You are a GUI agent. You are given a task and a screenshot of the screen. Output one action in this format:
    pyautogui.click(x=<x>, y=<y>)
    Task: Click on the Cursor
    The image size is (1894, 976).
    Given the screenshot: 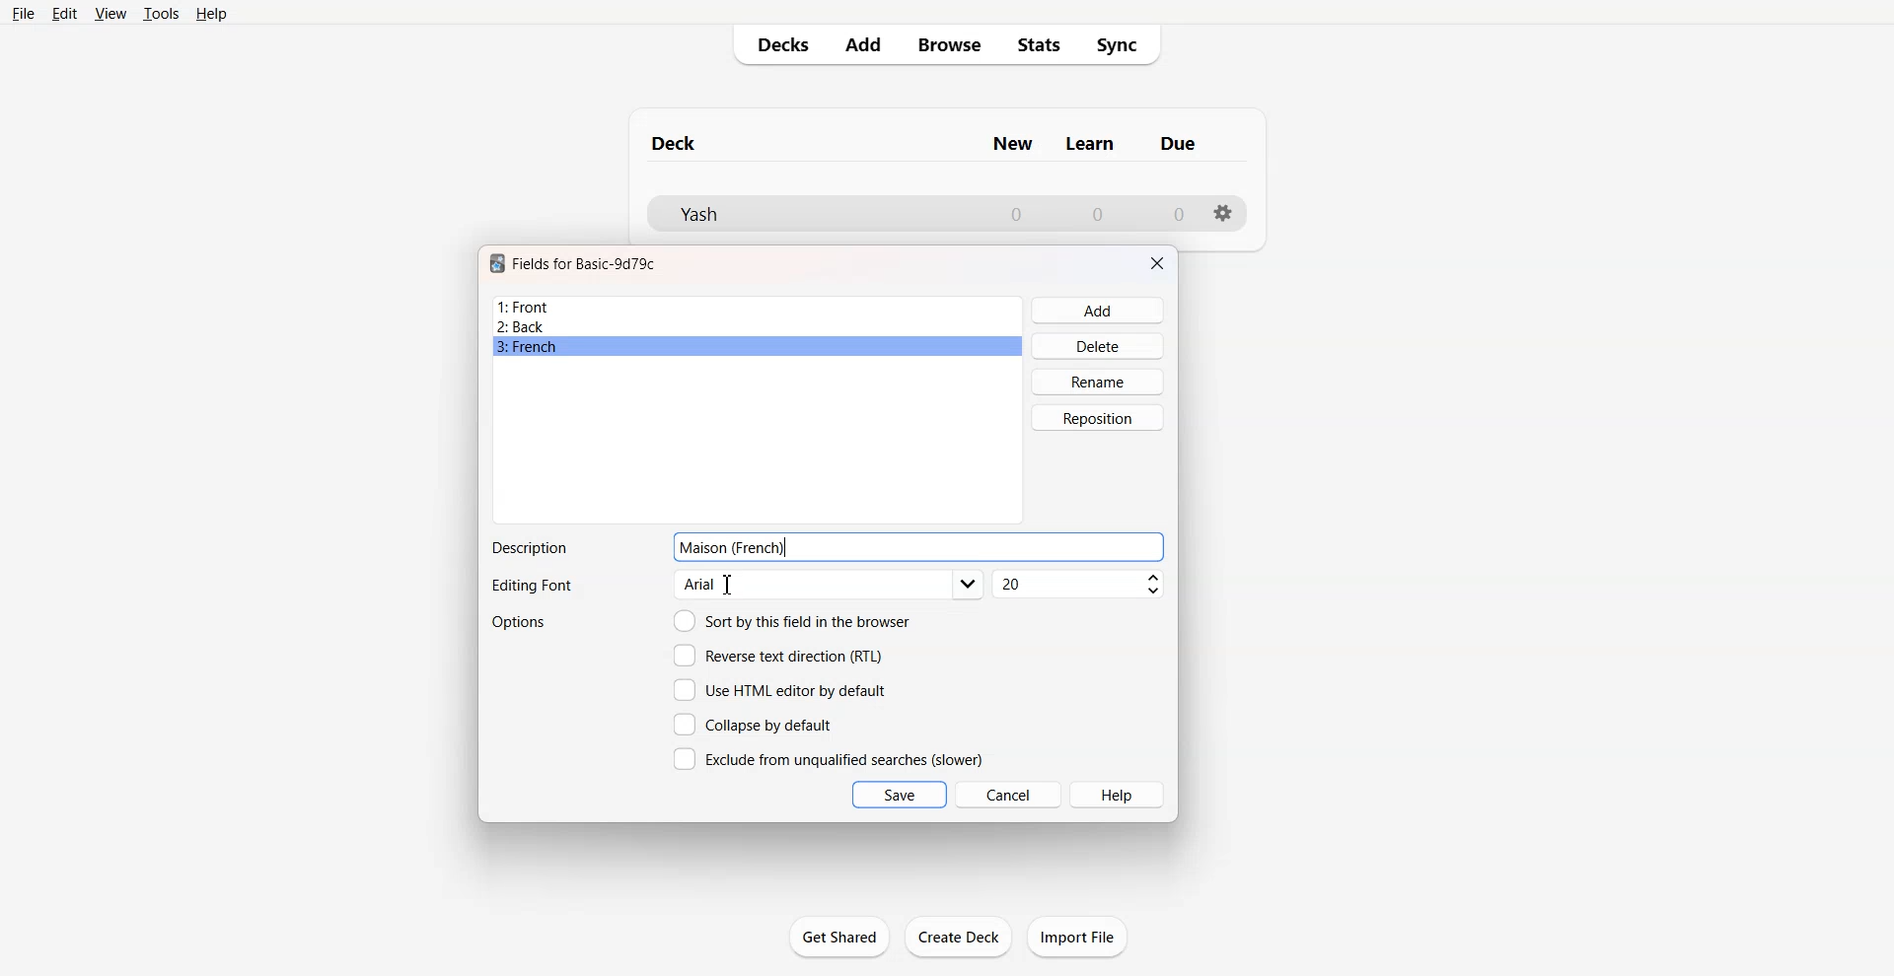 What is the action you would take?
    pyautogui.click(x=728, y=586)
    